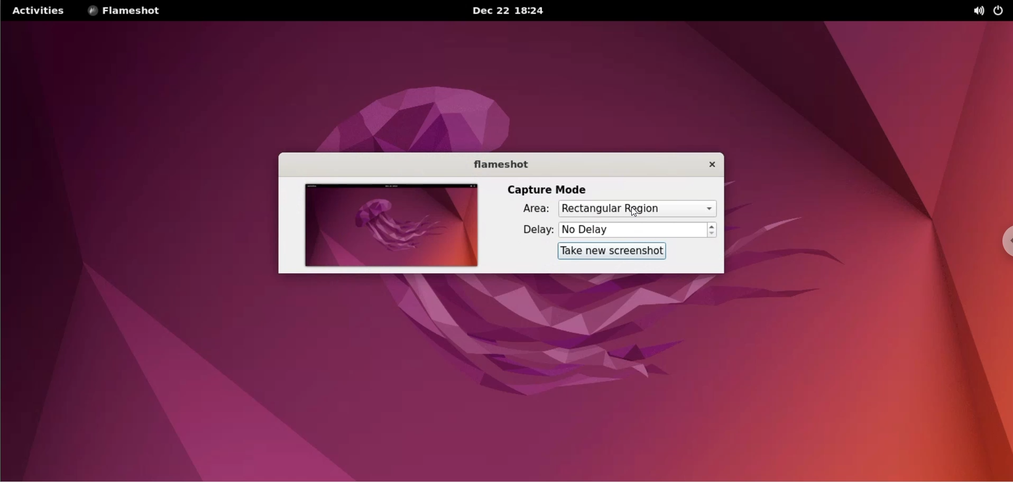 This screenshot has width=1013, height=482. I want to click on power options, so click(1001, 11).